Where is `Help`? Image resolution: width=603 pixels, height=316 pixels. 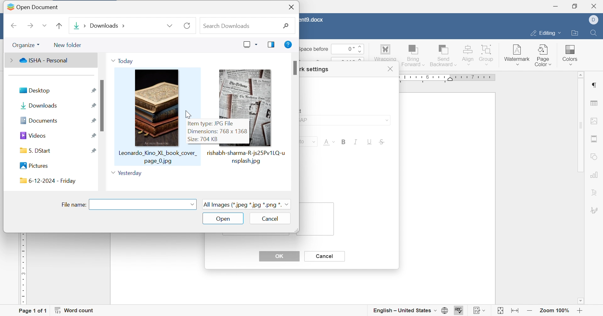
Help is located at coordinates (288, 44).